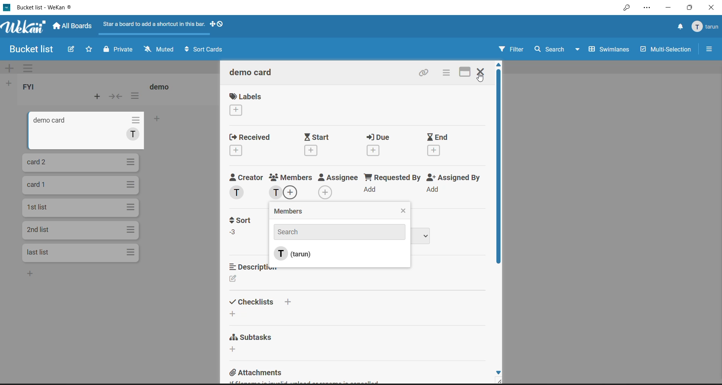  What do you see at coordinates (72, 50) in the screenshot?
I see `edit` at bounding box center [72, 50].